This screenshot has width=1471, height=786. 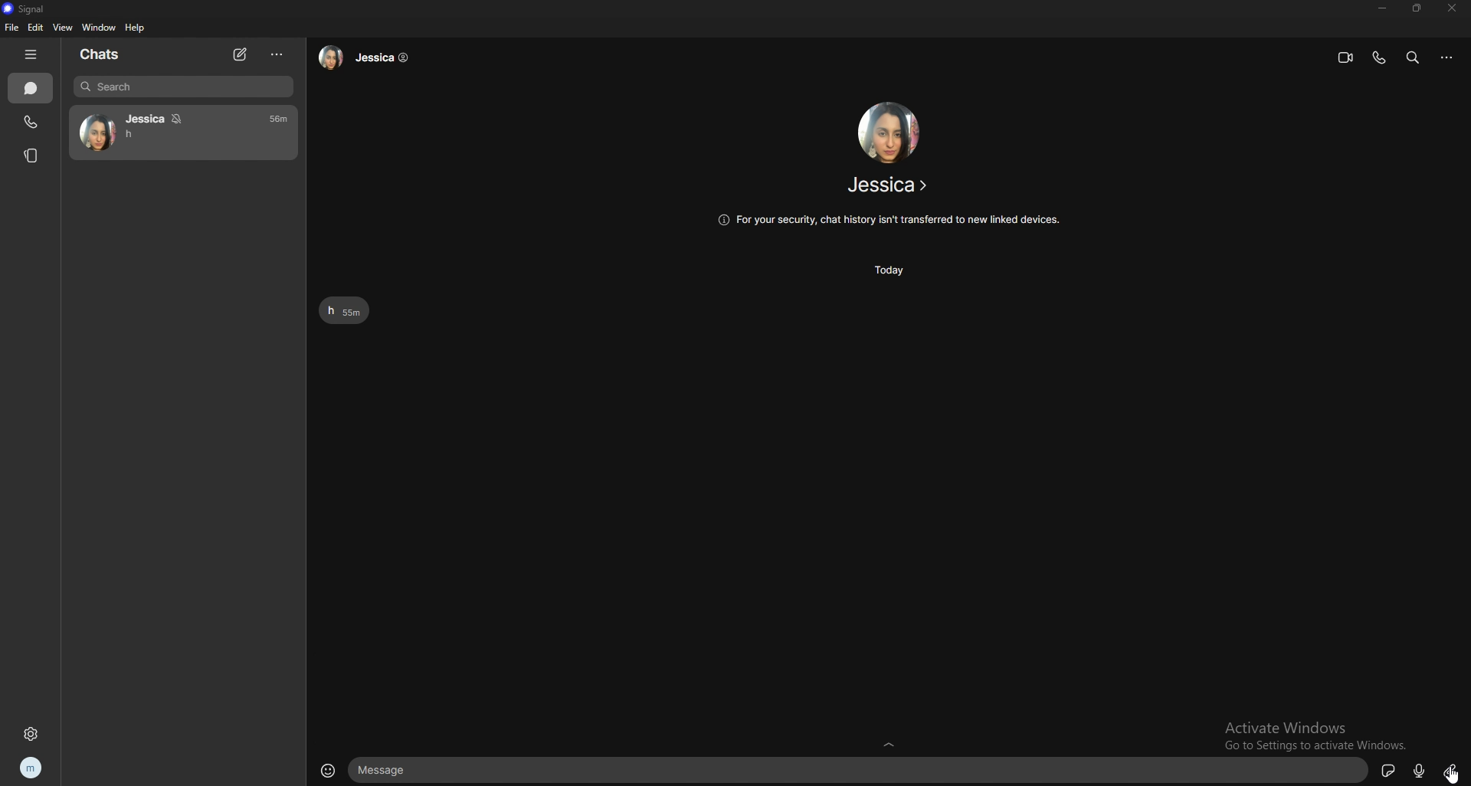 What do you see at coordinates (1452, 8) in the screenshot?
I see `close` at bounding box center [1452, 8].